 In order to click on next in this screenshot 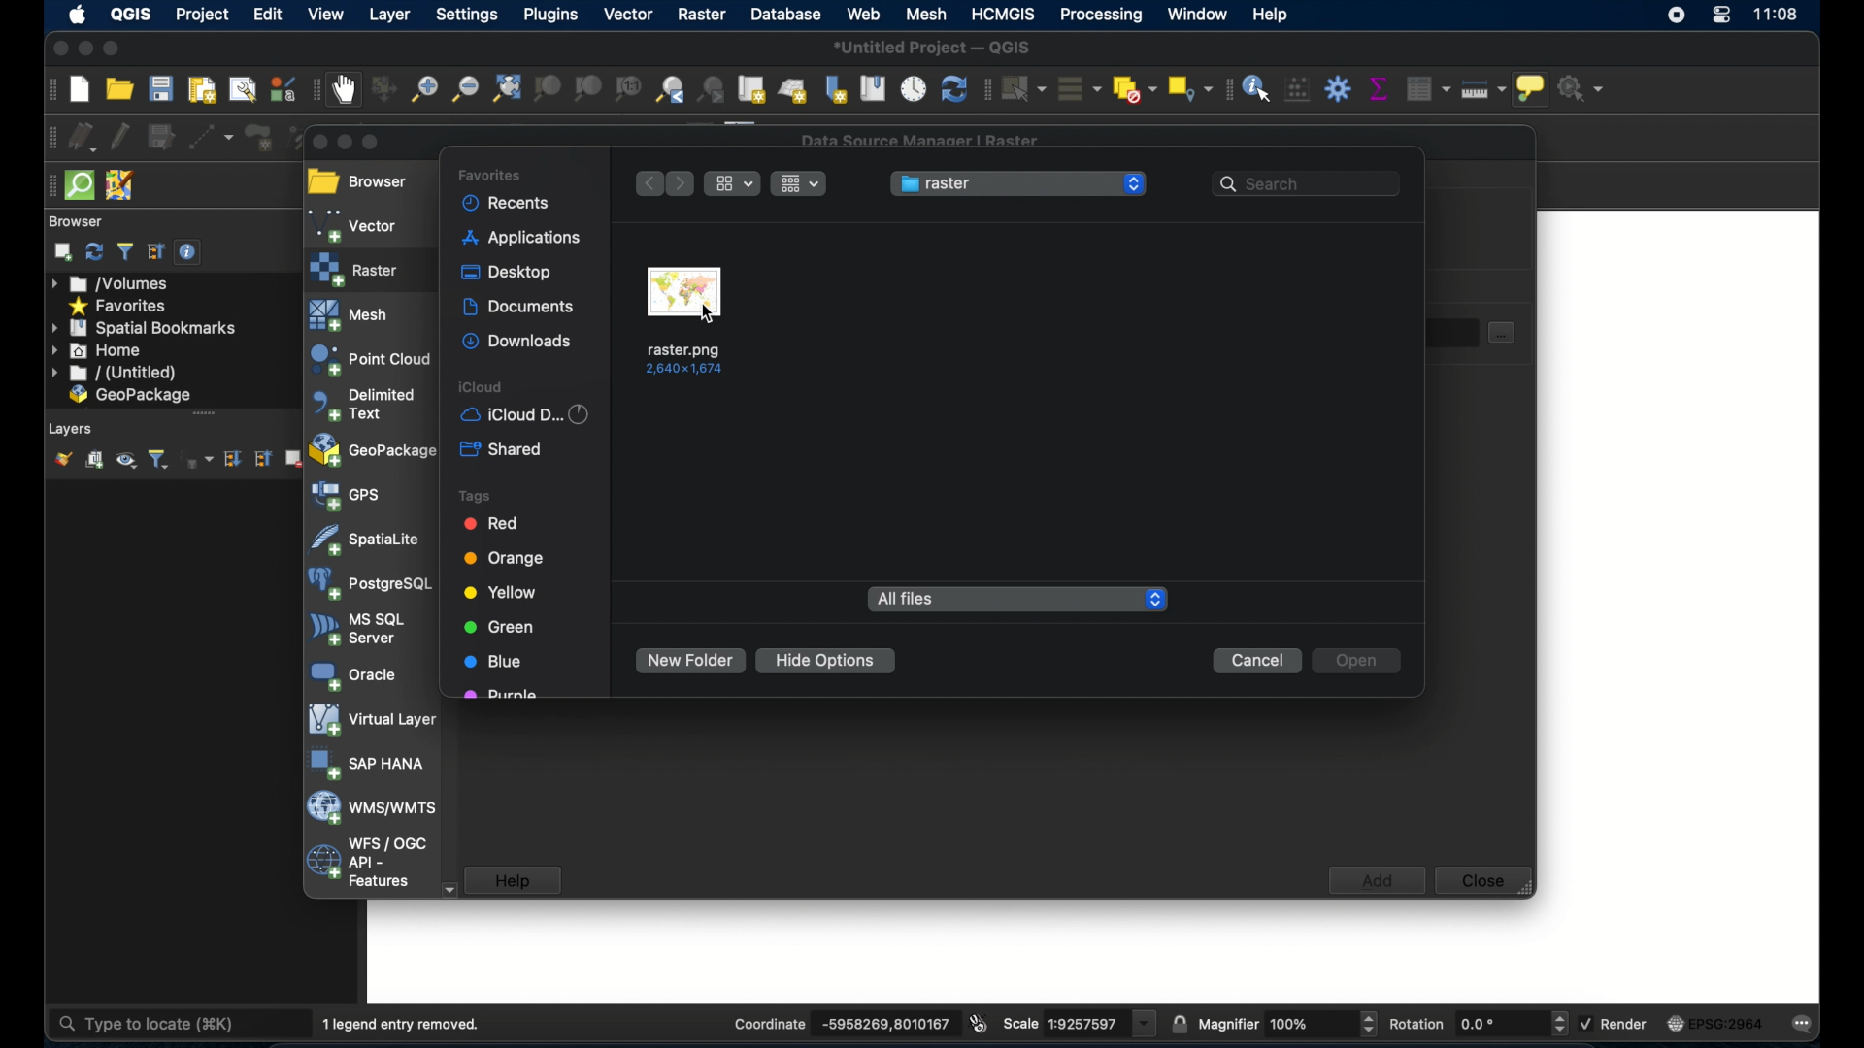, I will do `click(683, 183)`.